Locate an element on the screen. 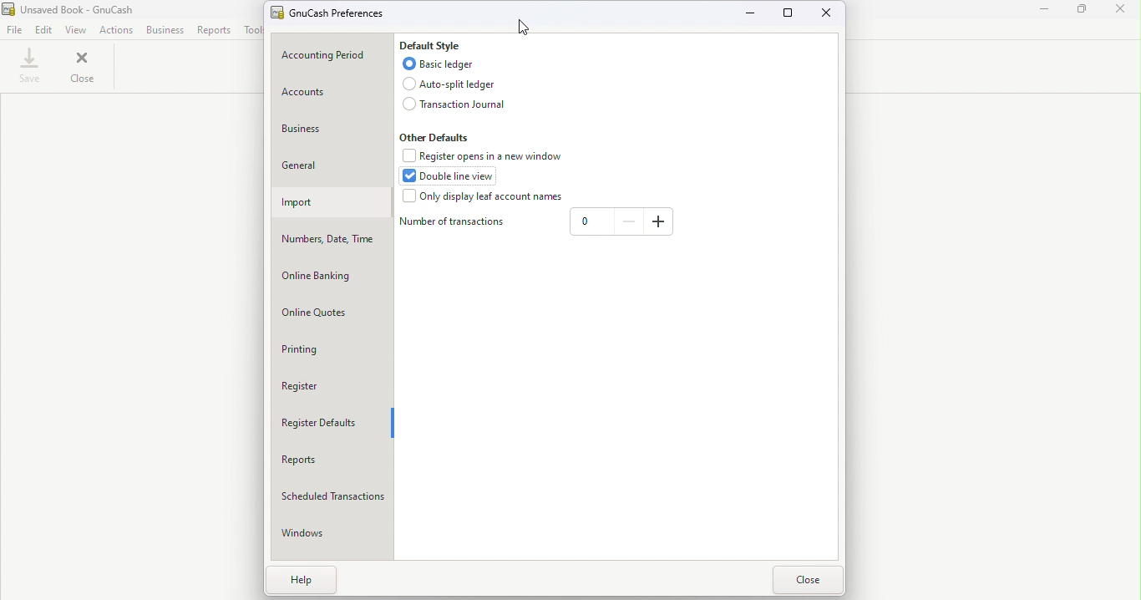 This screenshot has width=1141, height=600. General is located at coordinates (326, 162).